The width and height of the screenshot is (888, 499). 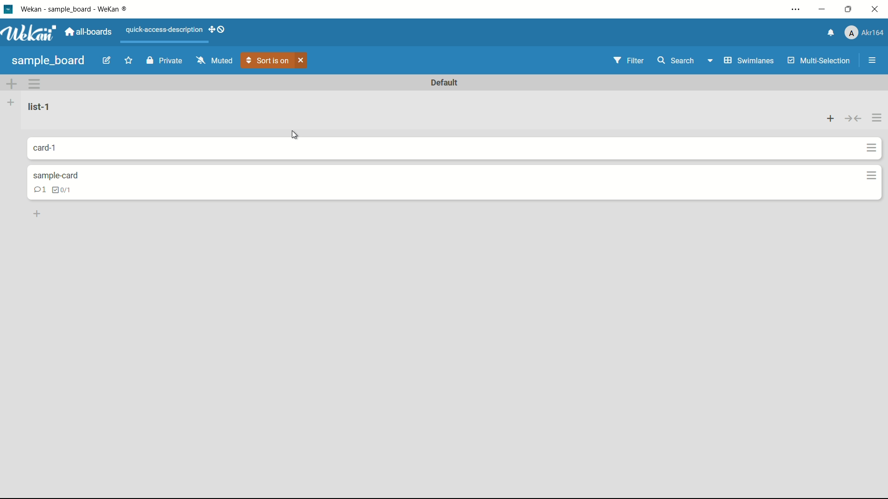 What do you see at coordinates (864, 32) in the screenshot?
I see `profile` at bounding box center [864, 32].